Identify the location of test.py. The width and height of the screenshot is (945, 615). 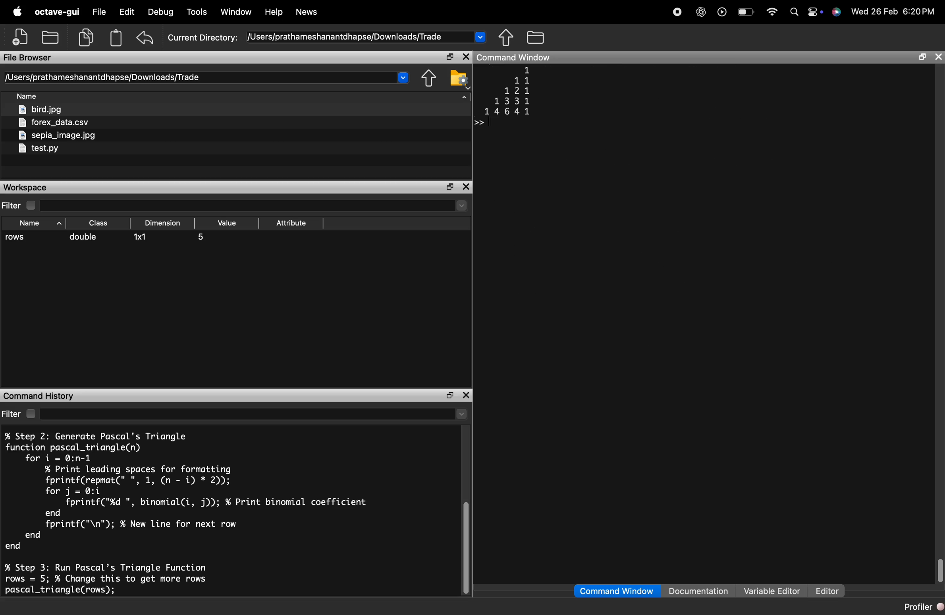
(38, 149).